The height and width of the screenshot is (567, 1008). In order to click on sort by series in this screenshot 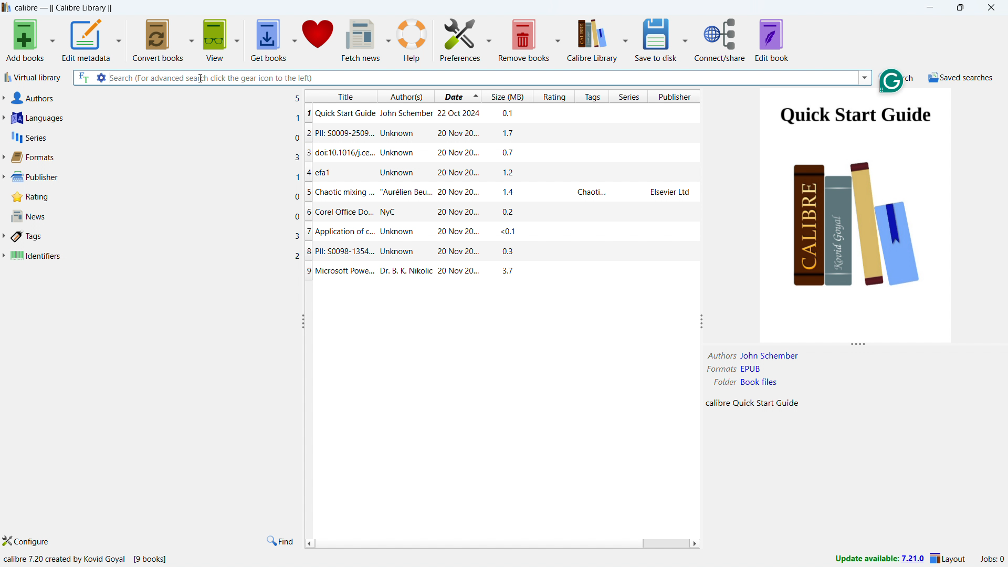, I will do `click(630, 96)`.